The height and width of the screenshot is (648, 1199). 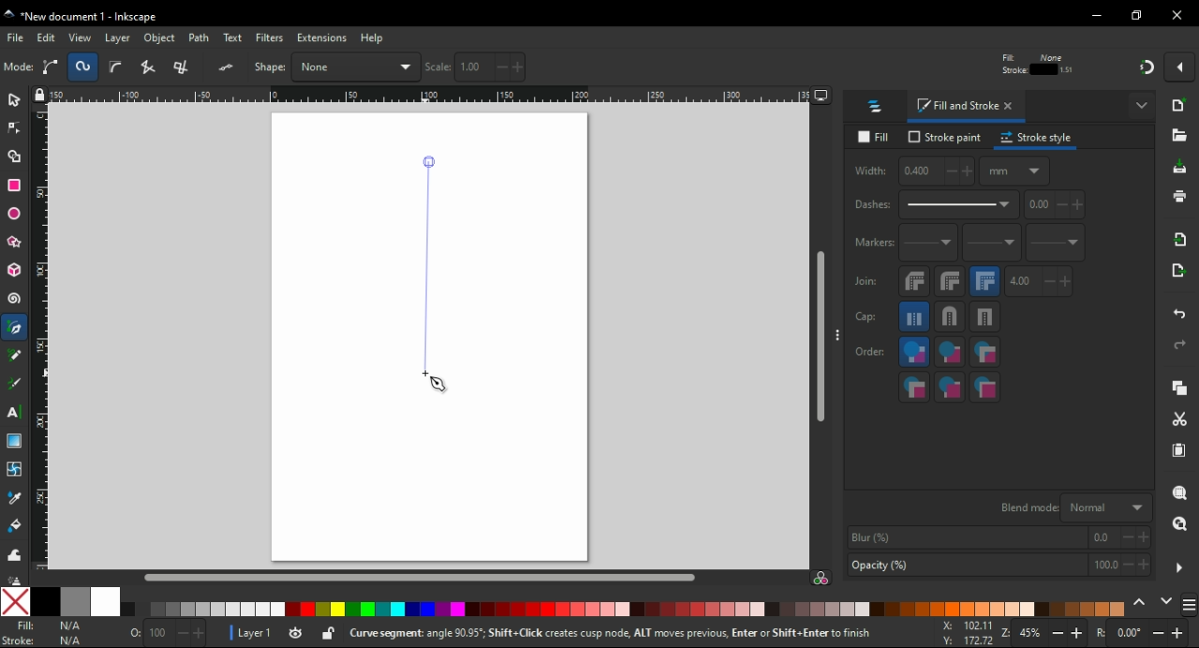 I want to click on round, so click(x=949, y=317).